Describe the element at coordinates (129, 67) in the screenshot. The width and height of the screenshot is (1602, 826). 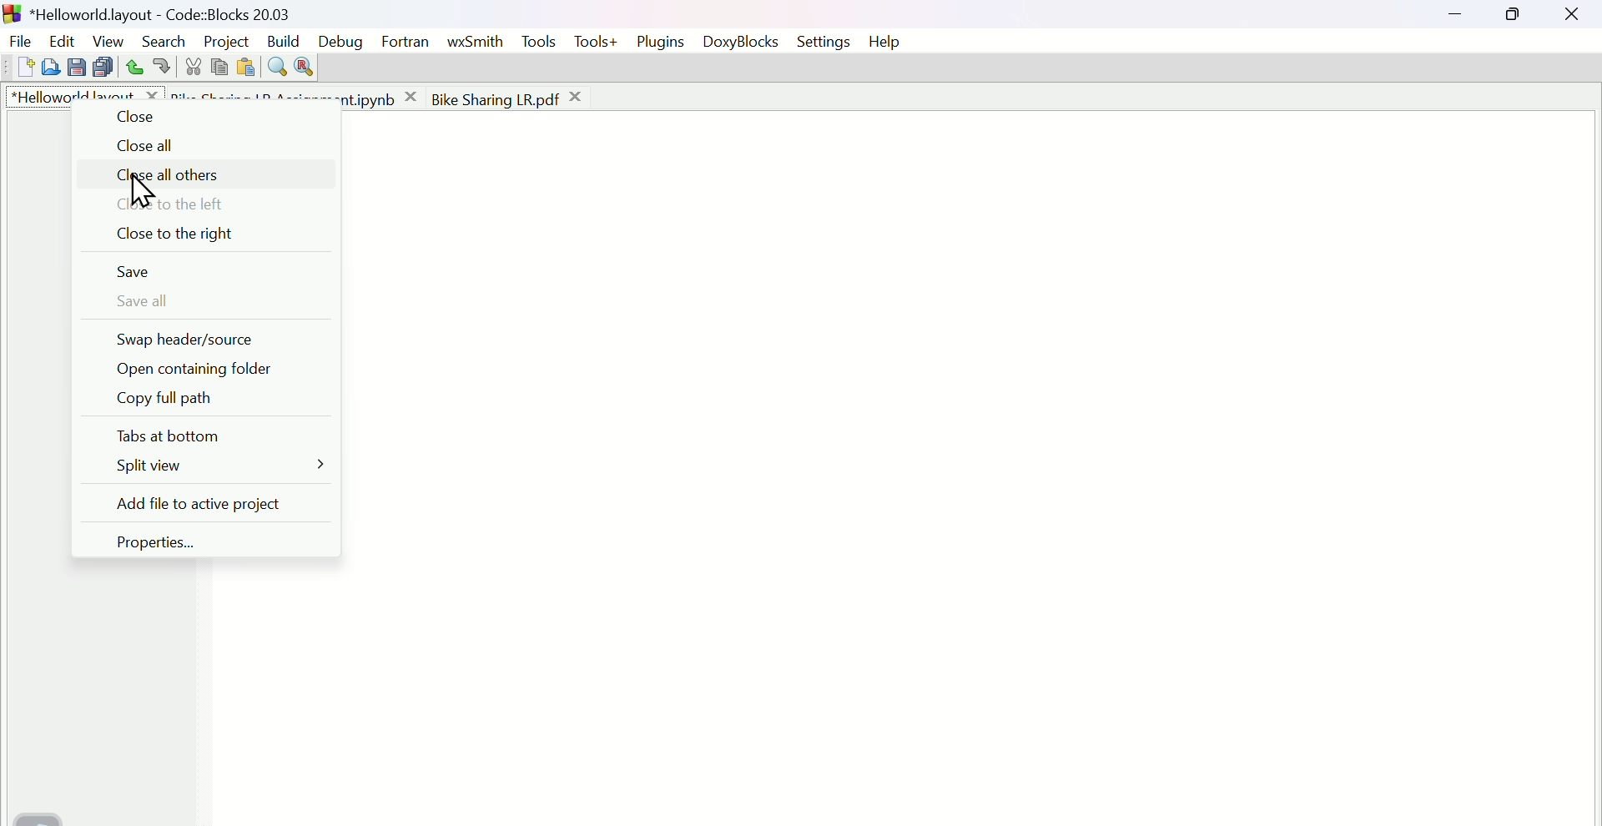
I see `Undo` at that location.